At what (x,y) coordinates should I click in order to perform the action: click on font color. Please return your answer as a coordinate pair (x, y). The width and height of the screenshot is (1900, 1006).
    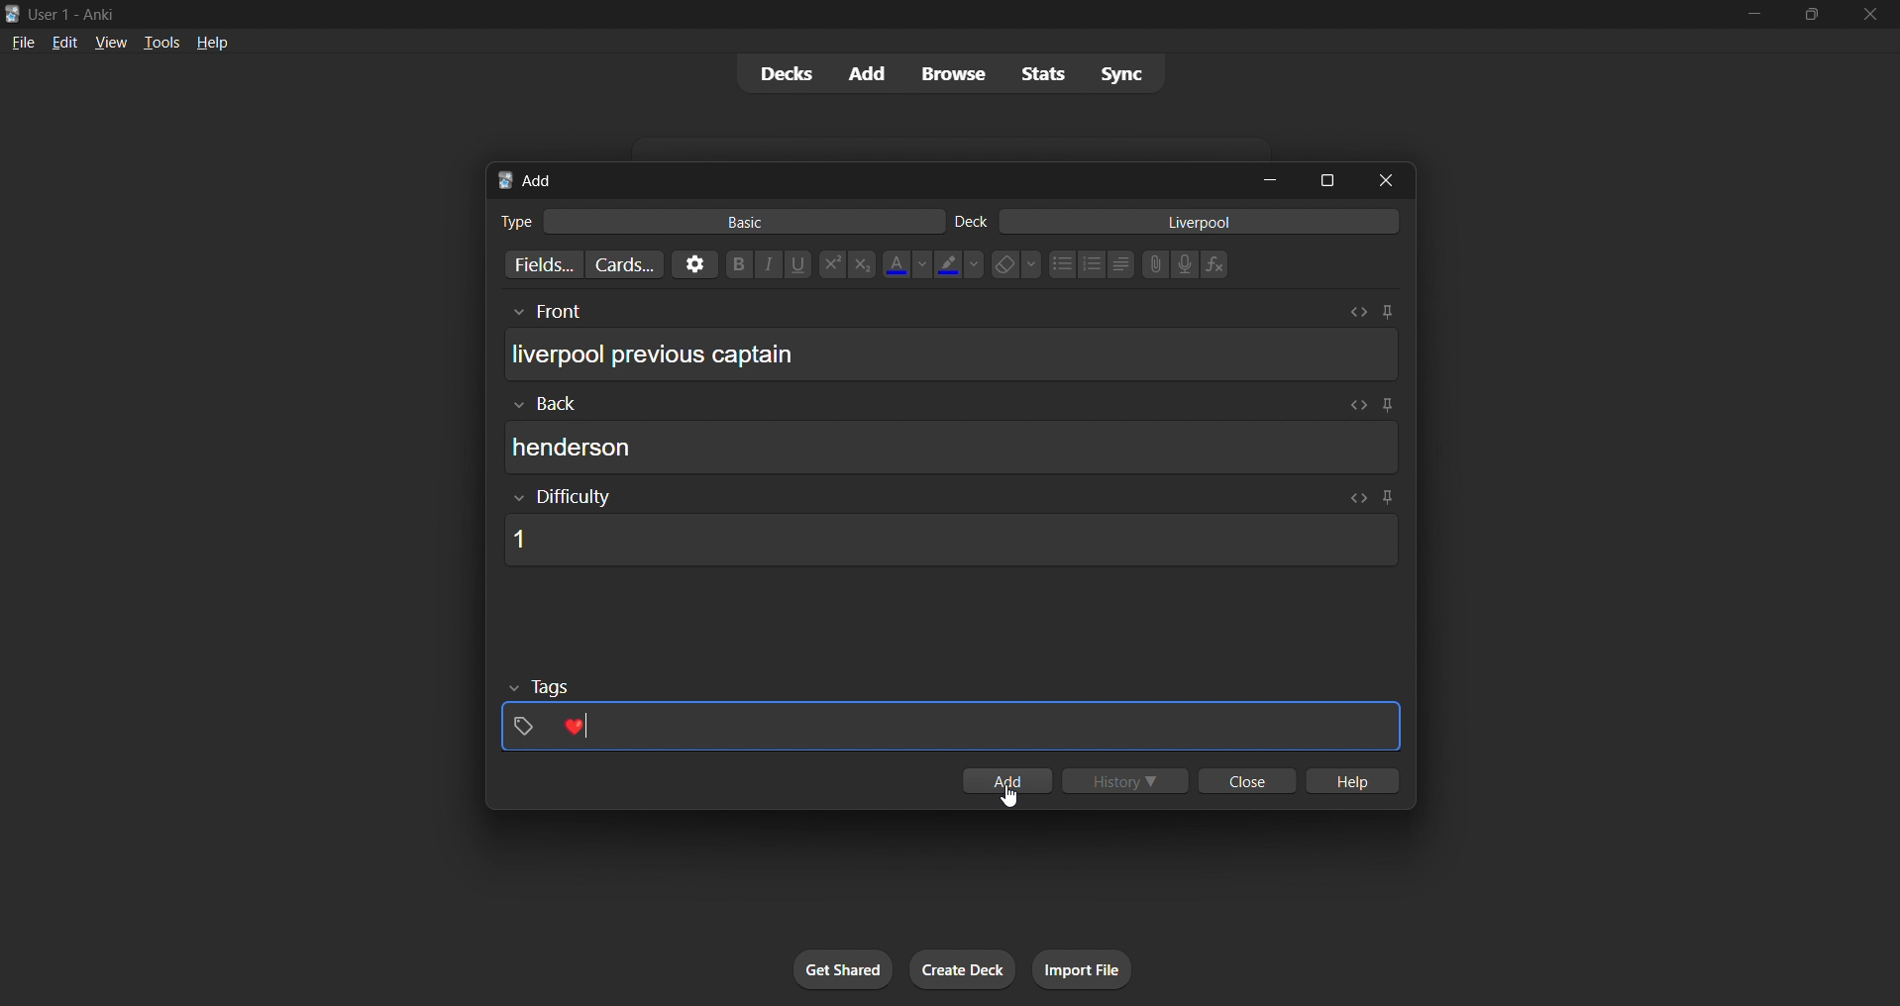
    Looking at the image, I should click on (901, 262).